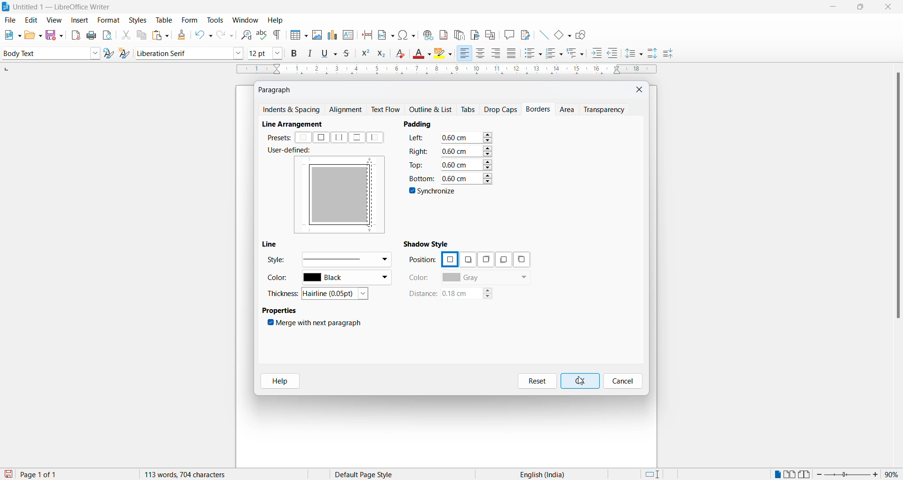 This screenshot has height=480, width=903. I want to click on reset, so click(537, 381).